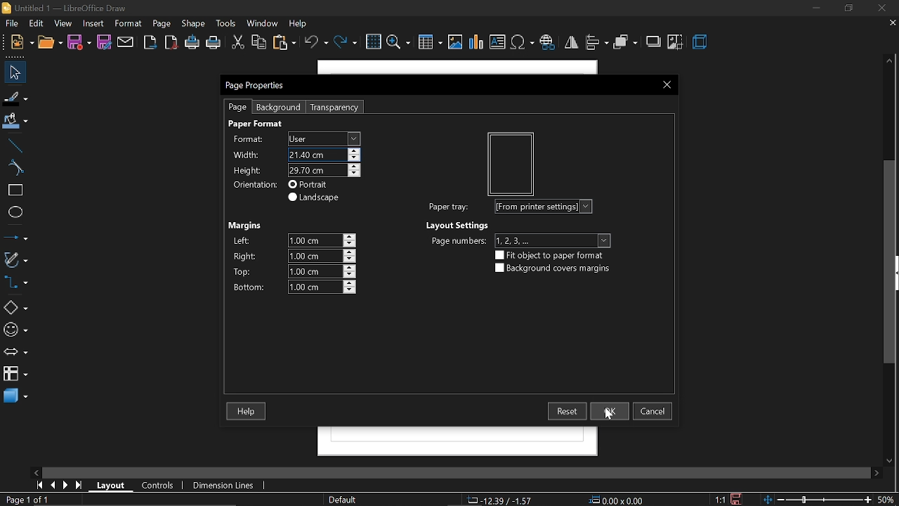  Describe the element at coordinates (314, 198) in the screenshot. I see `landscape` at that location.